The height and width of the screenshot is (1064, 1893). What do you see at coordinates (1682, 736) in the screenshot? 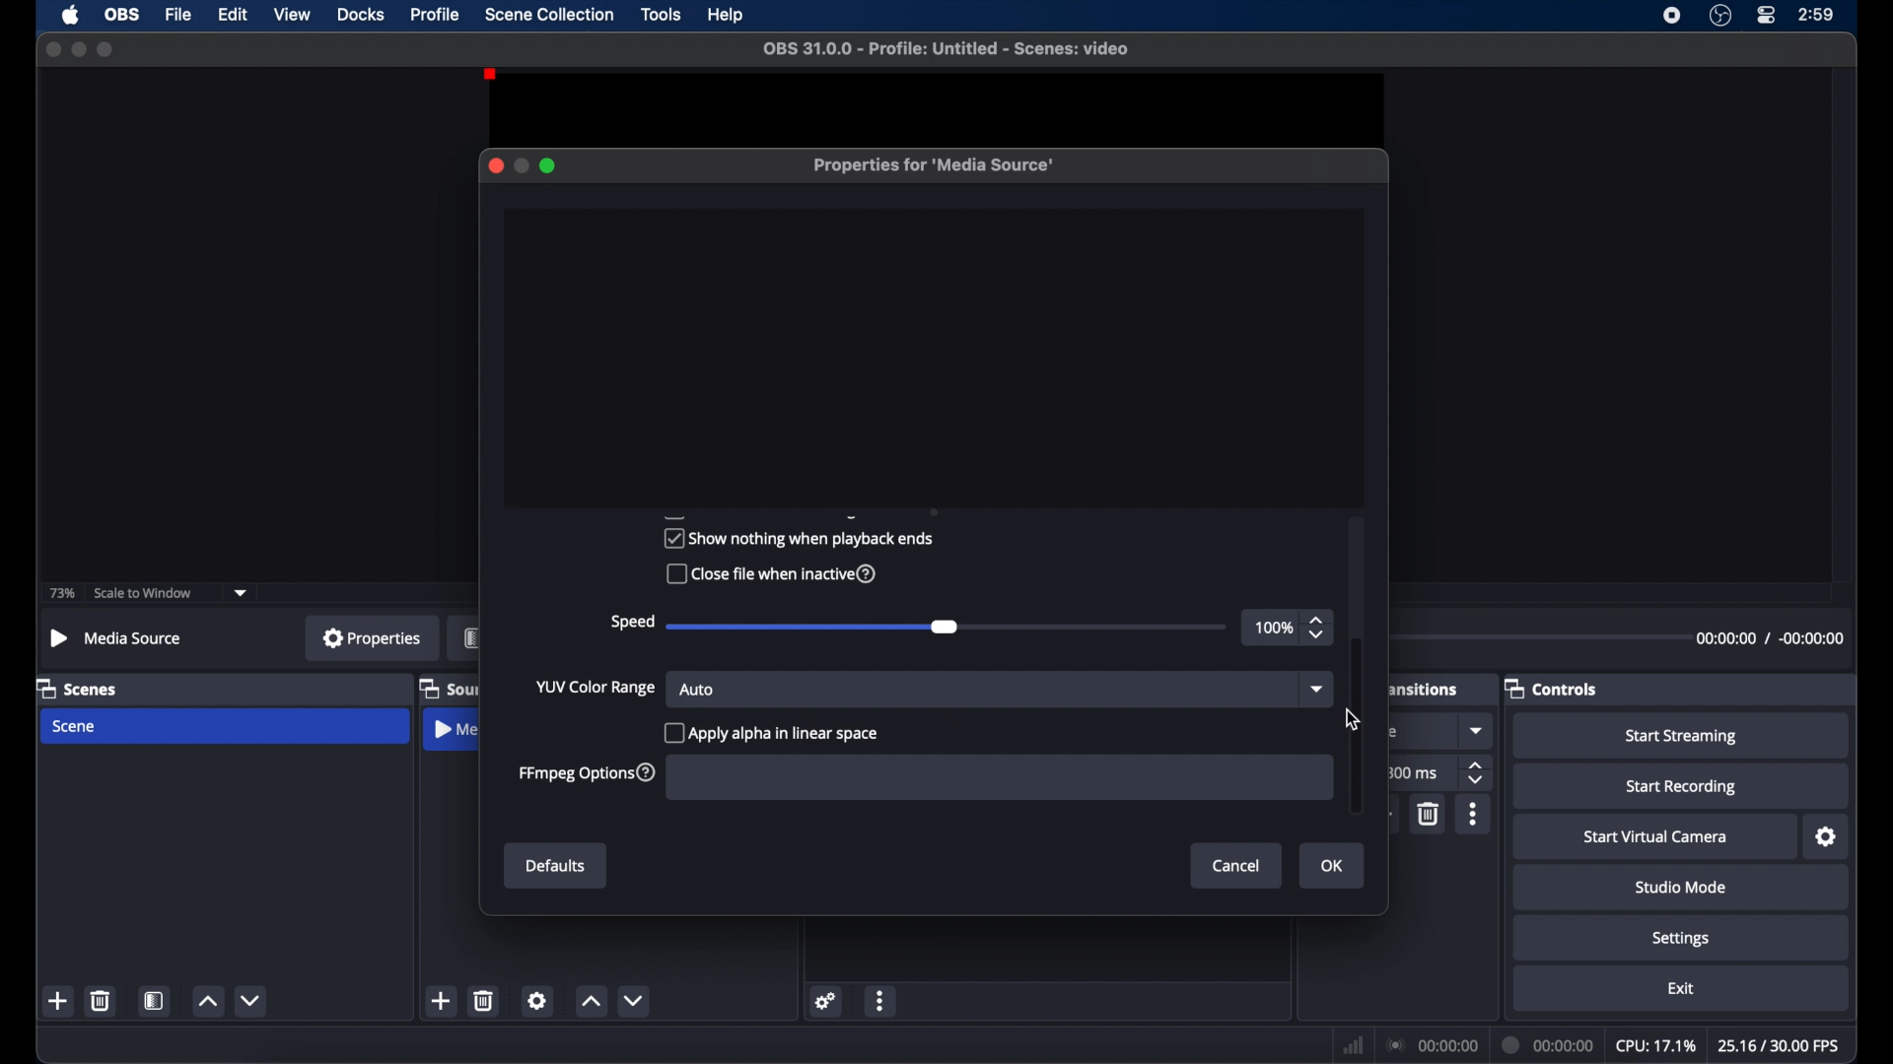
I see `start streaming` at bounding box center [1682, 736].